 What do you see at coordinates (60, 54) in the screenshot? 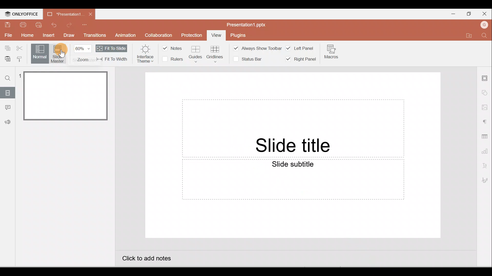
I see `Slide master` at bounding box center [60, 54].